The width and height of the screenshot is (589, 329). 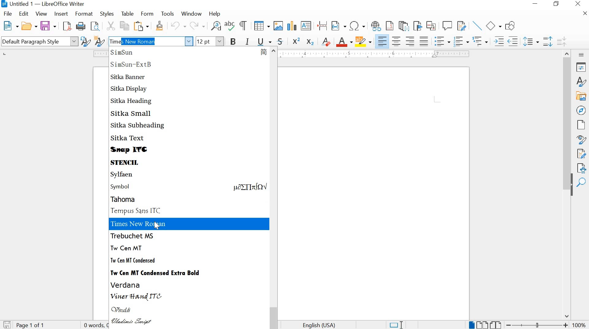 I want to click on BASIC SHAPES, so click(x=494, y=25).